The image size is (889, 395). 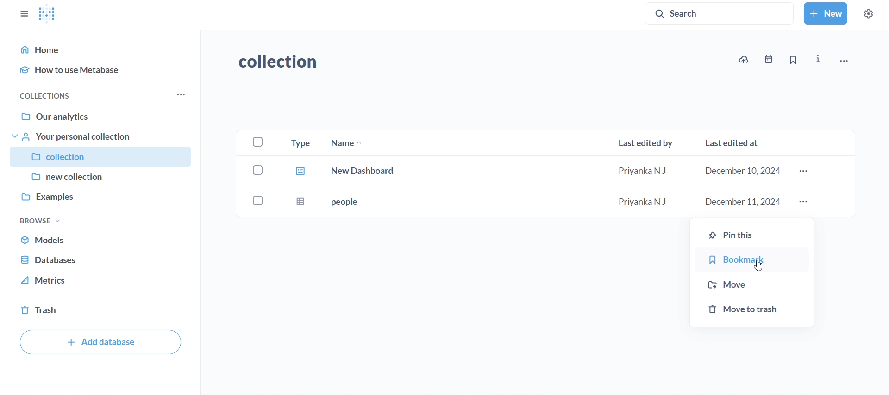 I want to click on last edited at, so click(x=734, y=144).